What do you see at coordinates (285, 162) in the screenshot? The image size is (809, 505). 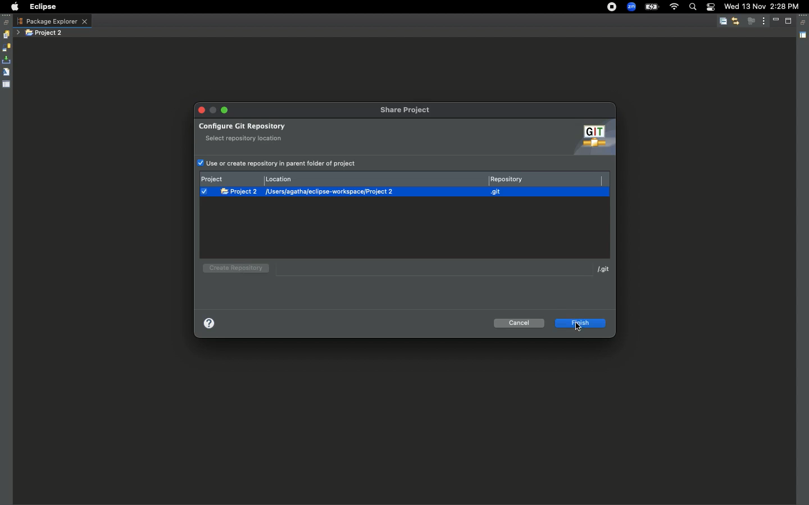 I see `Use or create repository in parent folder of project` at bounding box center [285, 162].